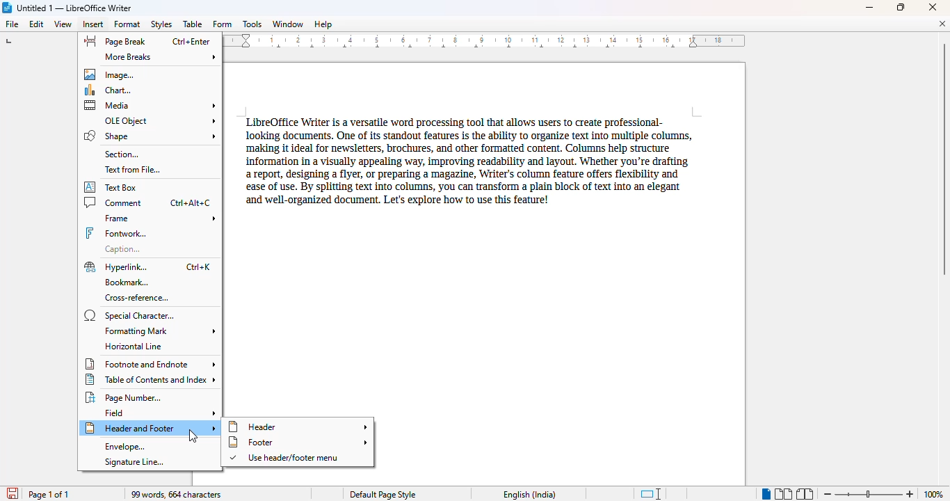  Describe the element at coordinates (122, 154) in the screenshot. I see `section` at that location.